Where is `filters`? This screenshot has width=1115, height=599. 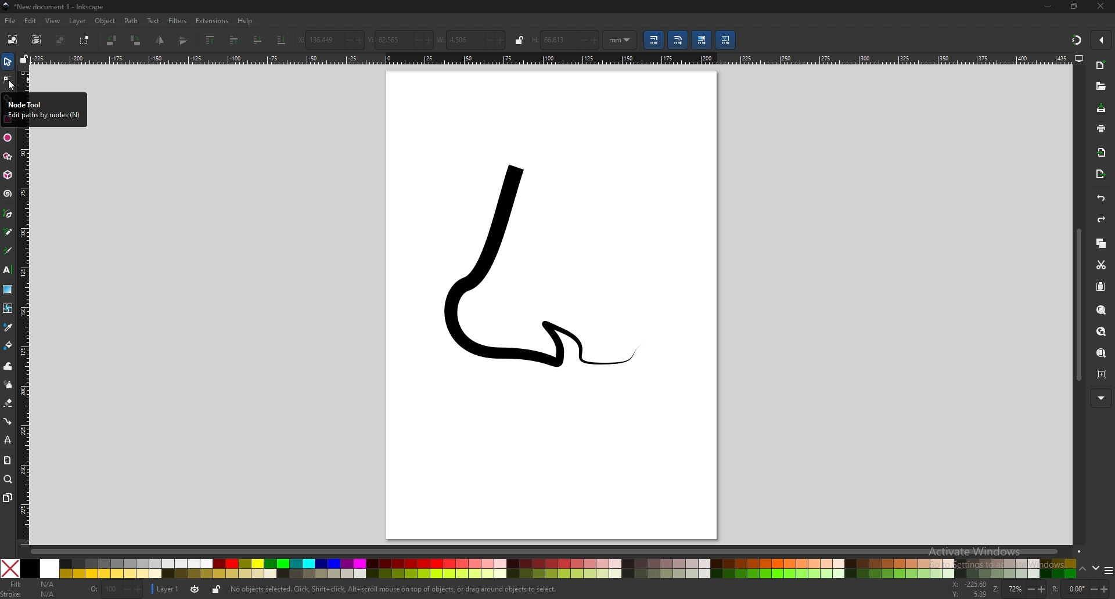 filters is located at coordinates (178, 20).